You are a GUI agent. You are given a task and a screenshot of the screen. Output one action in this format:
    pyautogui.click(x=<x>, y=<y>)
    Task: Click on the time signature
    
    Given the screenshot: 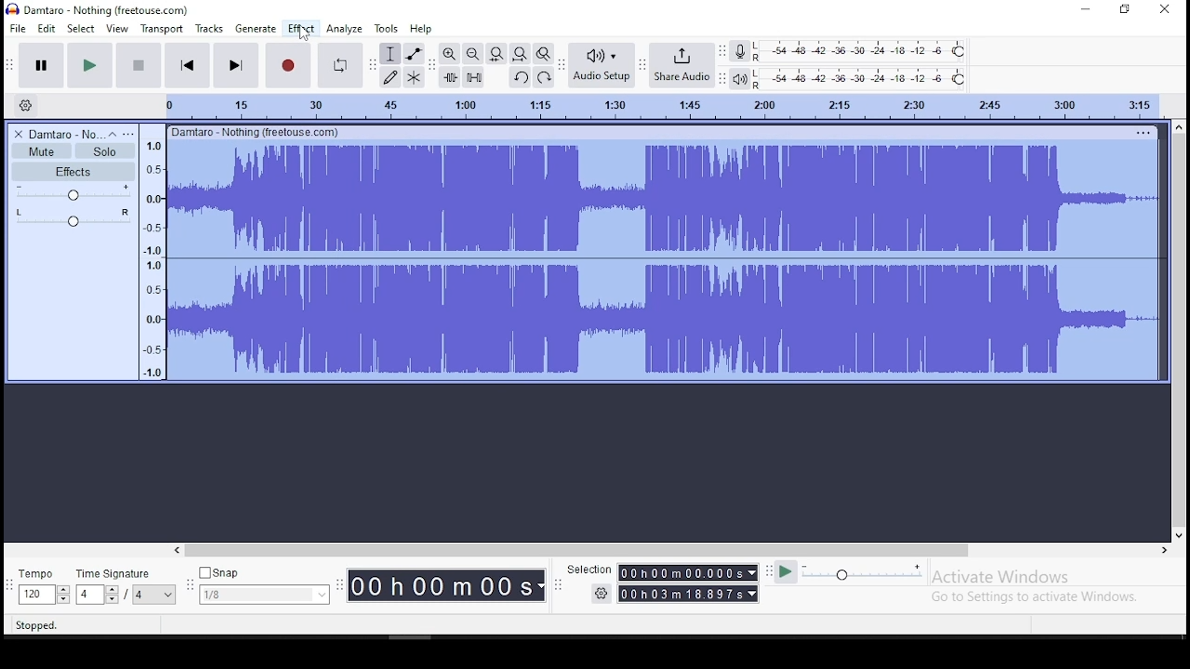 What is the action you would take?
    pyautogui.click(x=124, y=571)
    